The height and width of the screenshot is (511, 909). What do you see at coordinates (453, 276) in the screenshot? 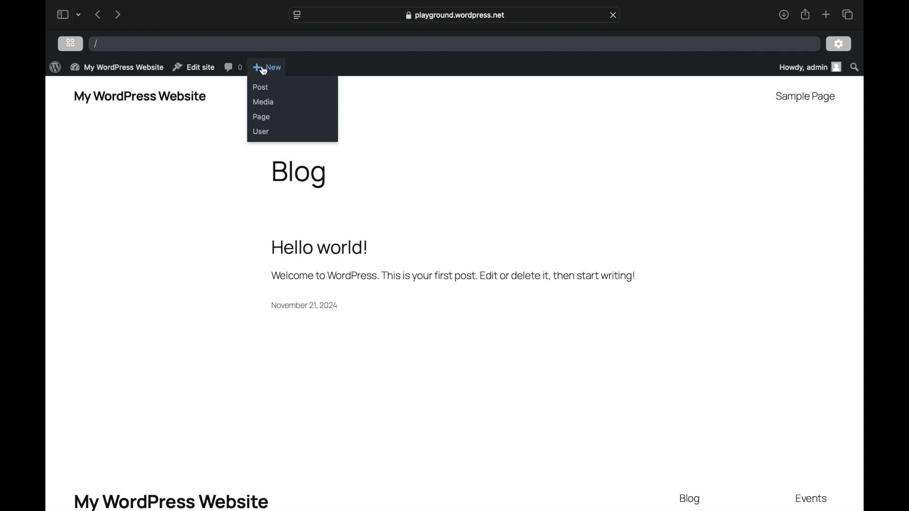
I see `welcome message` at bounding box center [453, 276].